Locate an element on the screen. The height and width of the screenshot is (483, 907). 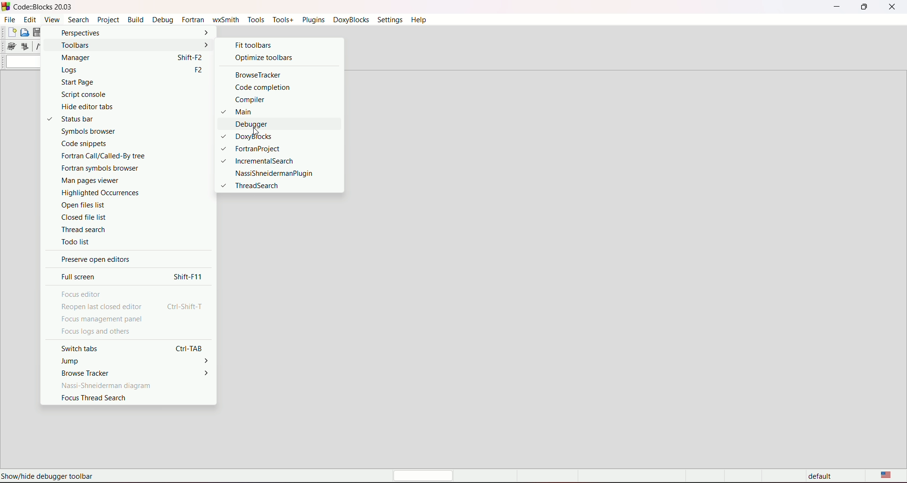
reopen last closed editor is located at coordinates (103, 307).